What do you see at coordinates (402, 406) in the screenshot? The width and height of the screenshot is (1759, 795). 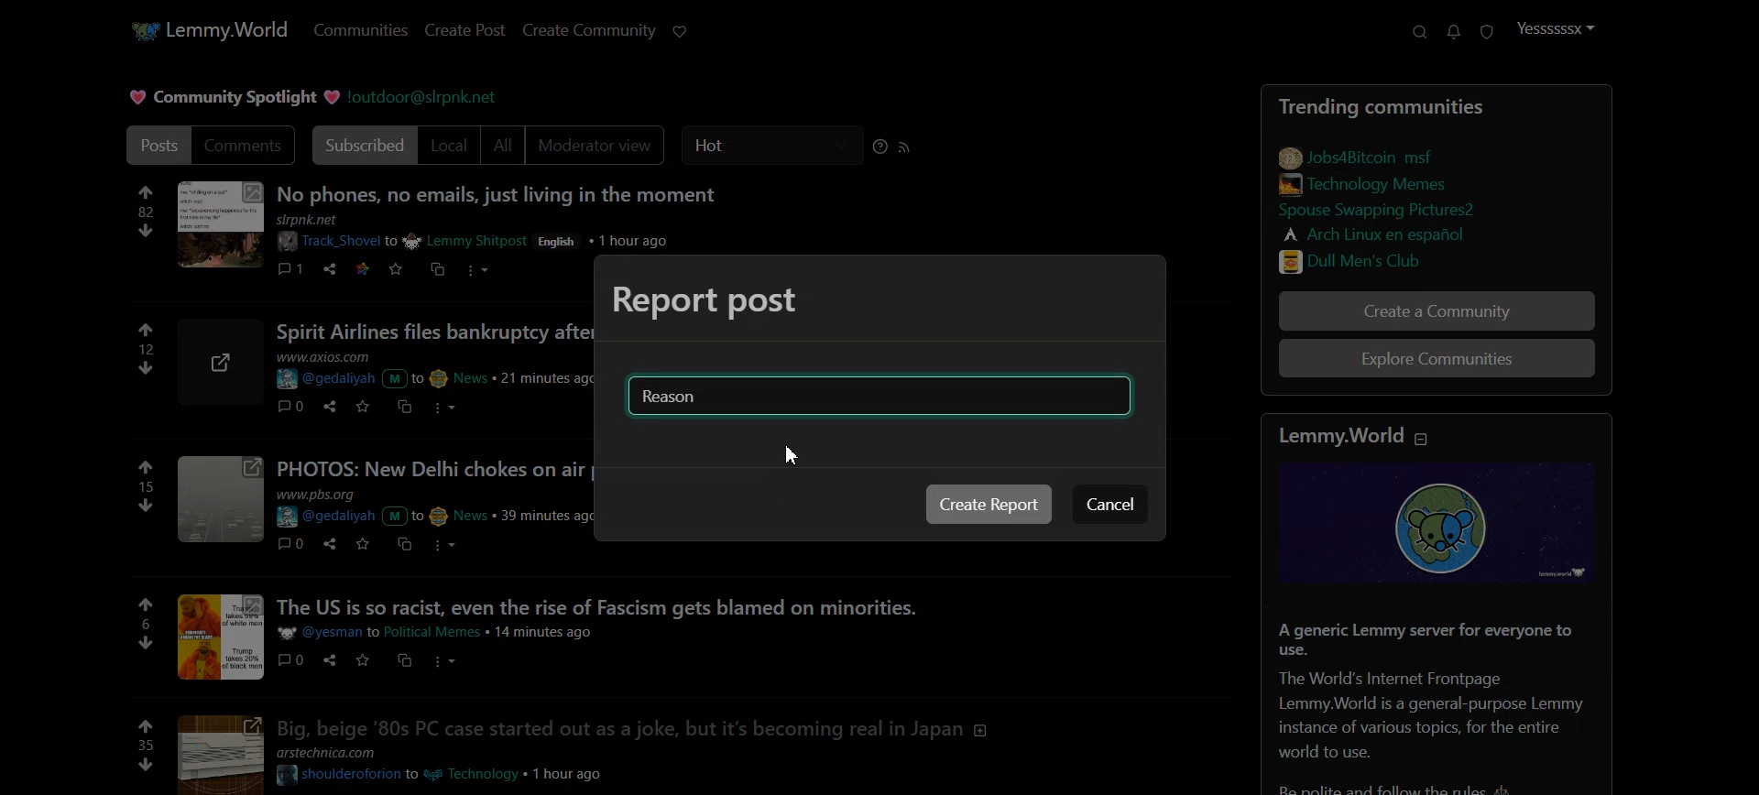 I see `cross post` at bounding box center [402, 406].